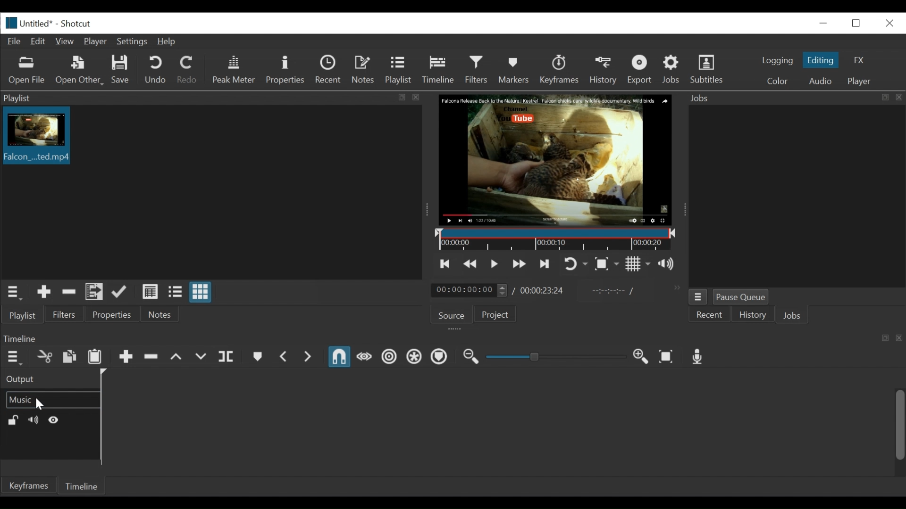  What do you see at coordinates (12, 358) in the screenshot?
I see `Timeline menu` at bounding box center [12, 358].